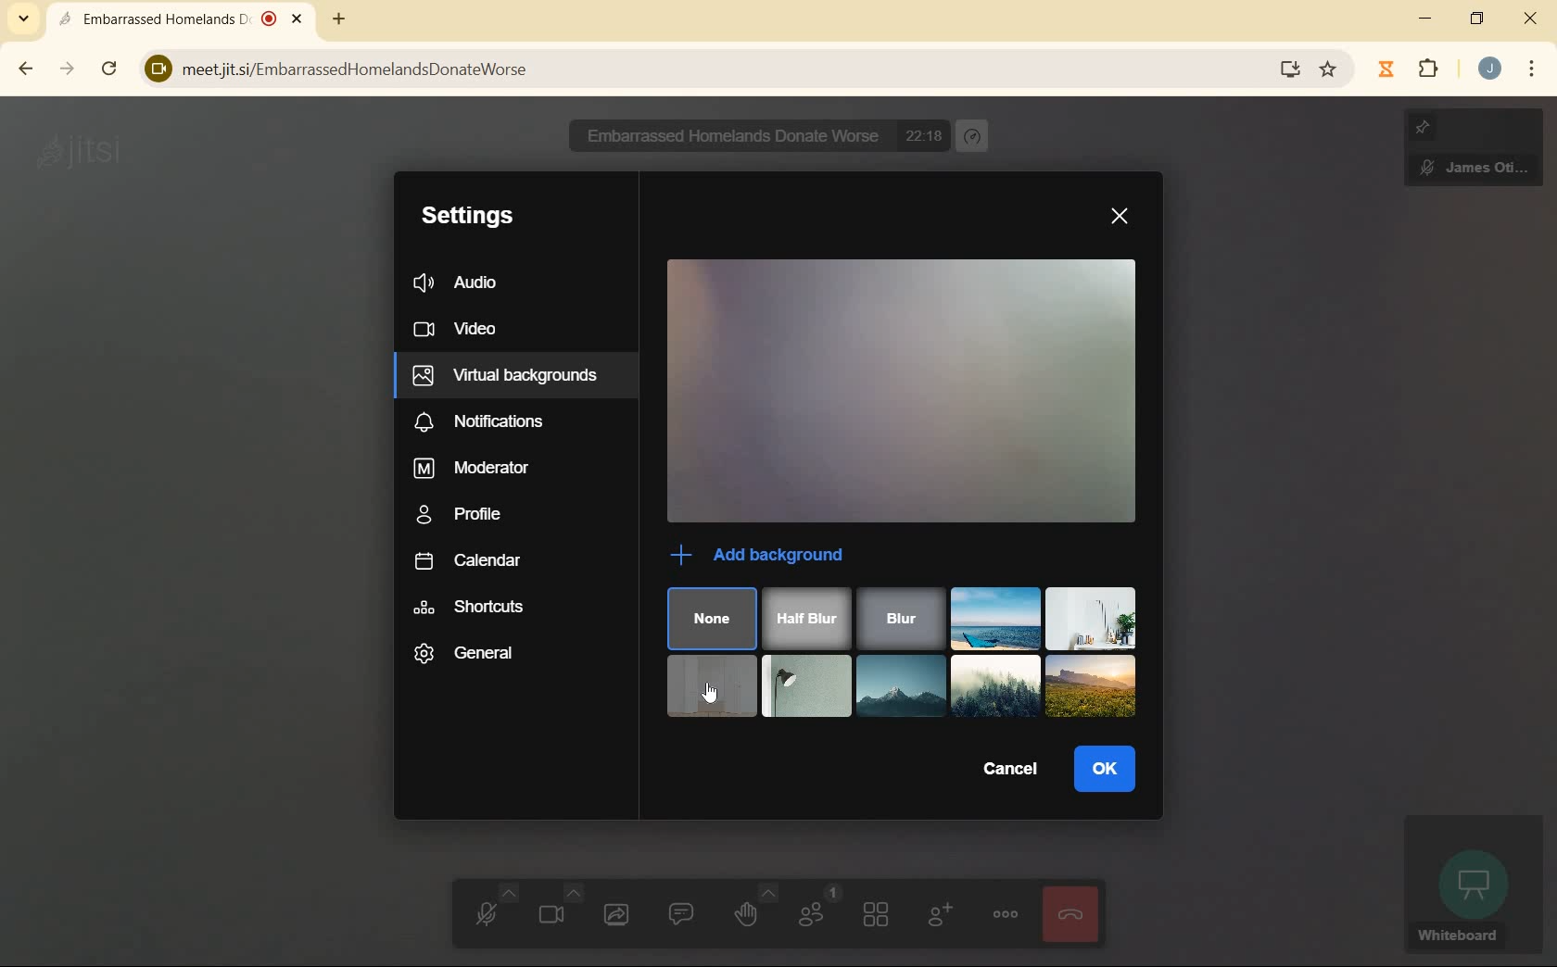 The height and width of the screenshot is (967, 1557). Describe the element at coordinates (68, 70) in the screenshot. I see `forward` at that location.